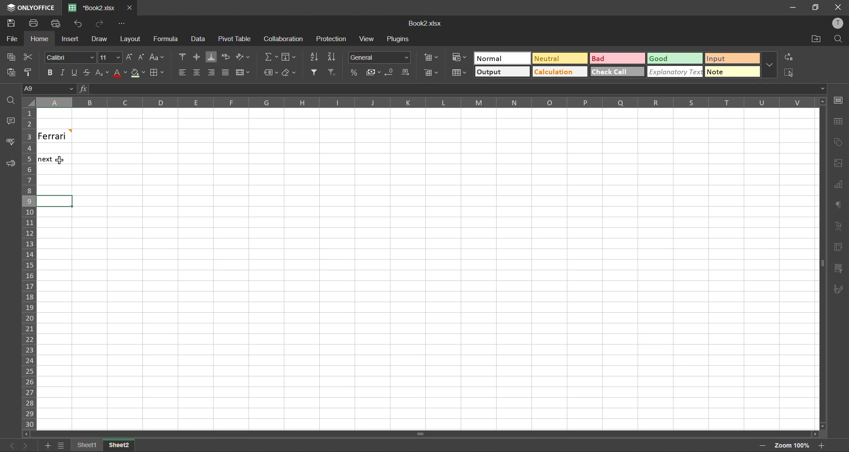 This screenshot has width=849, height=452. What do you see at coordinates (610, 59) in the screenshot?
I see `bad` at bounding box center [610, 59].